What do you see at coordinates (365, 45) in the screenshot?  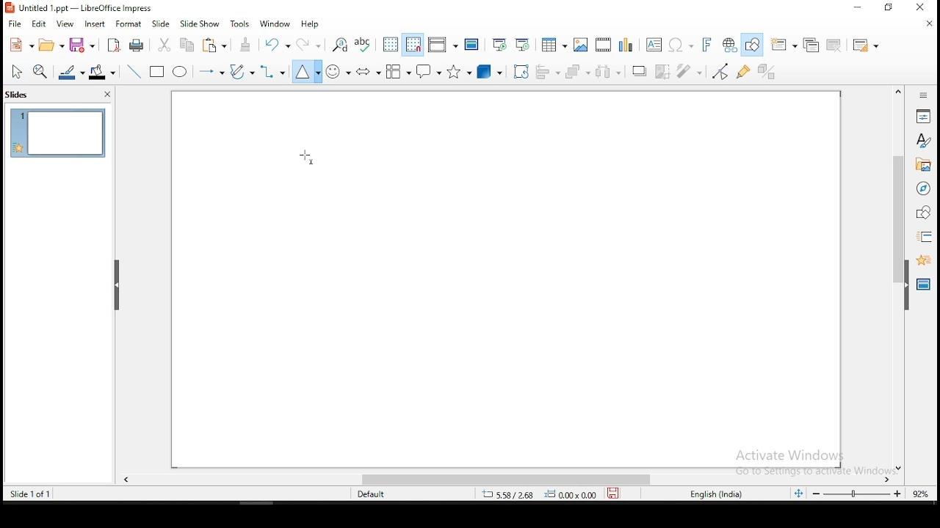 I see `spell check` at bounding box center [365, 45].